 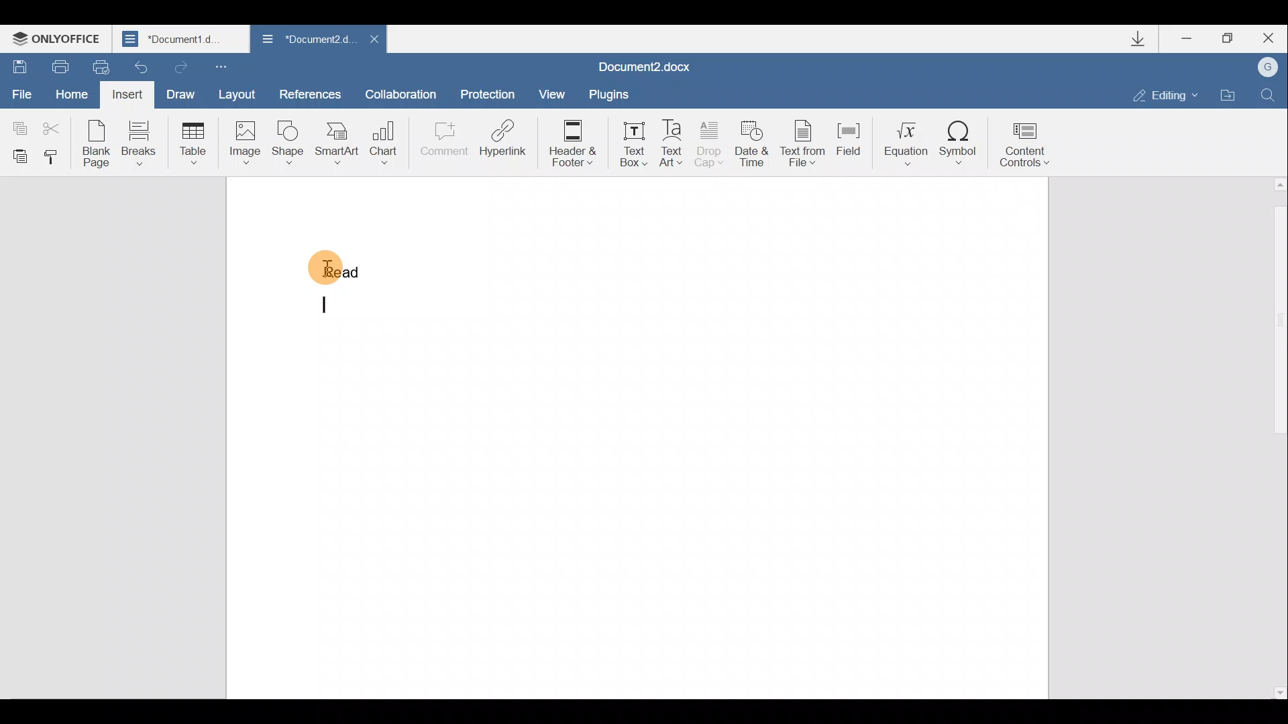 I want to click on Header & footer, so click(x=577, y=143).